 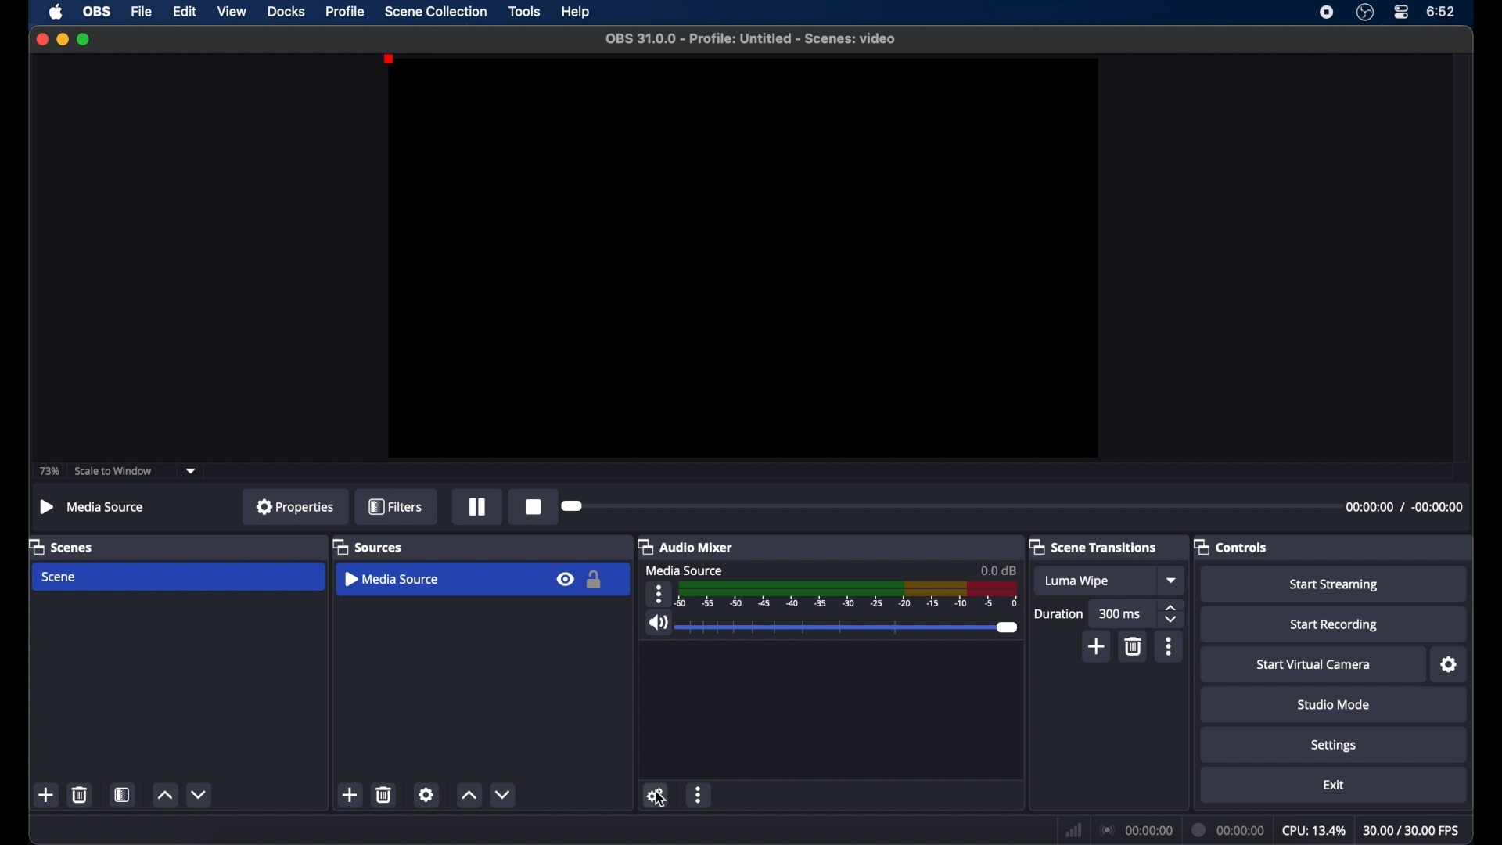 I want to click on scene, so click(x=60, y=577).